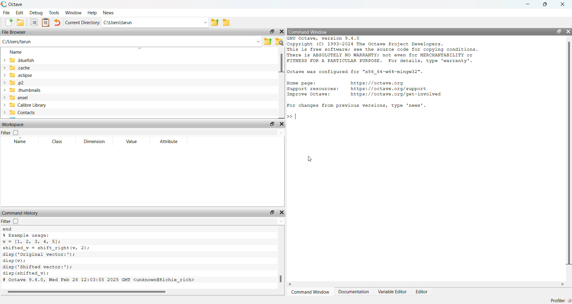 This screenshot has width=572, height=304. I want to click on one directory up, so click(214, 23).